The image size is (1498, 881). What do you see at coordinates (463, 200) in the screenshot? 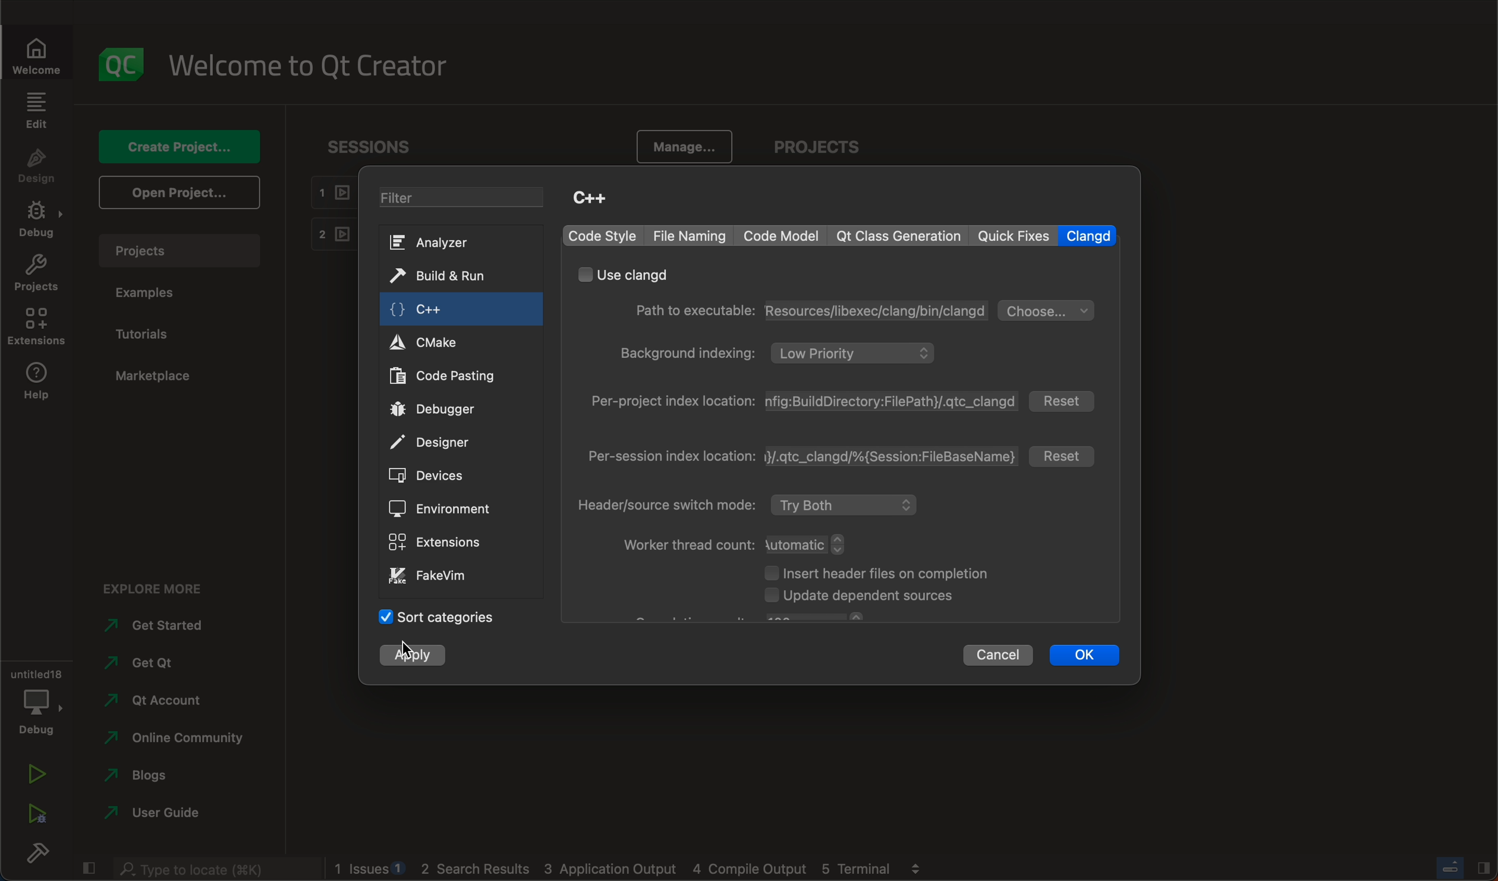
I see `filter` at bounding box center [463, 200].